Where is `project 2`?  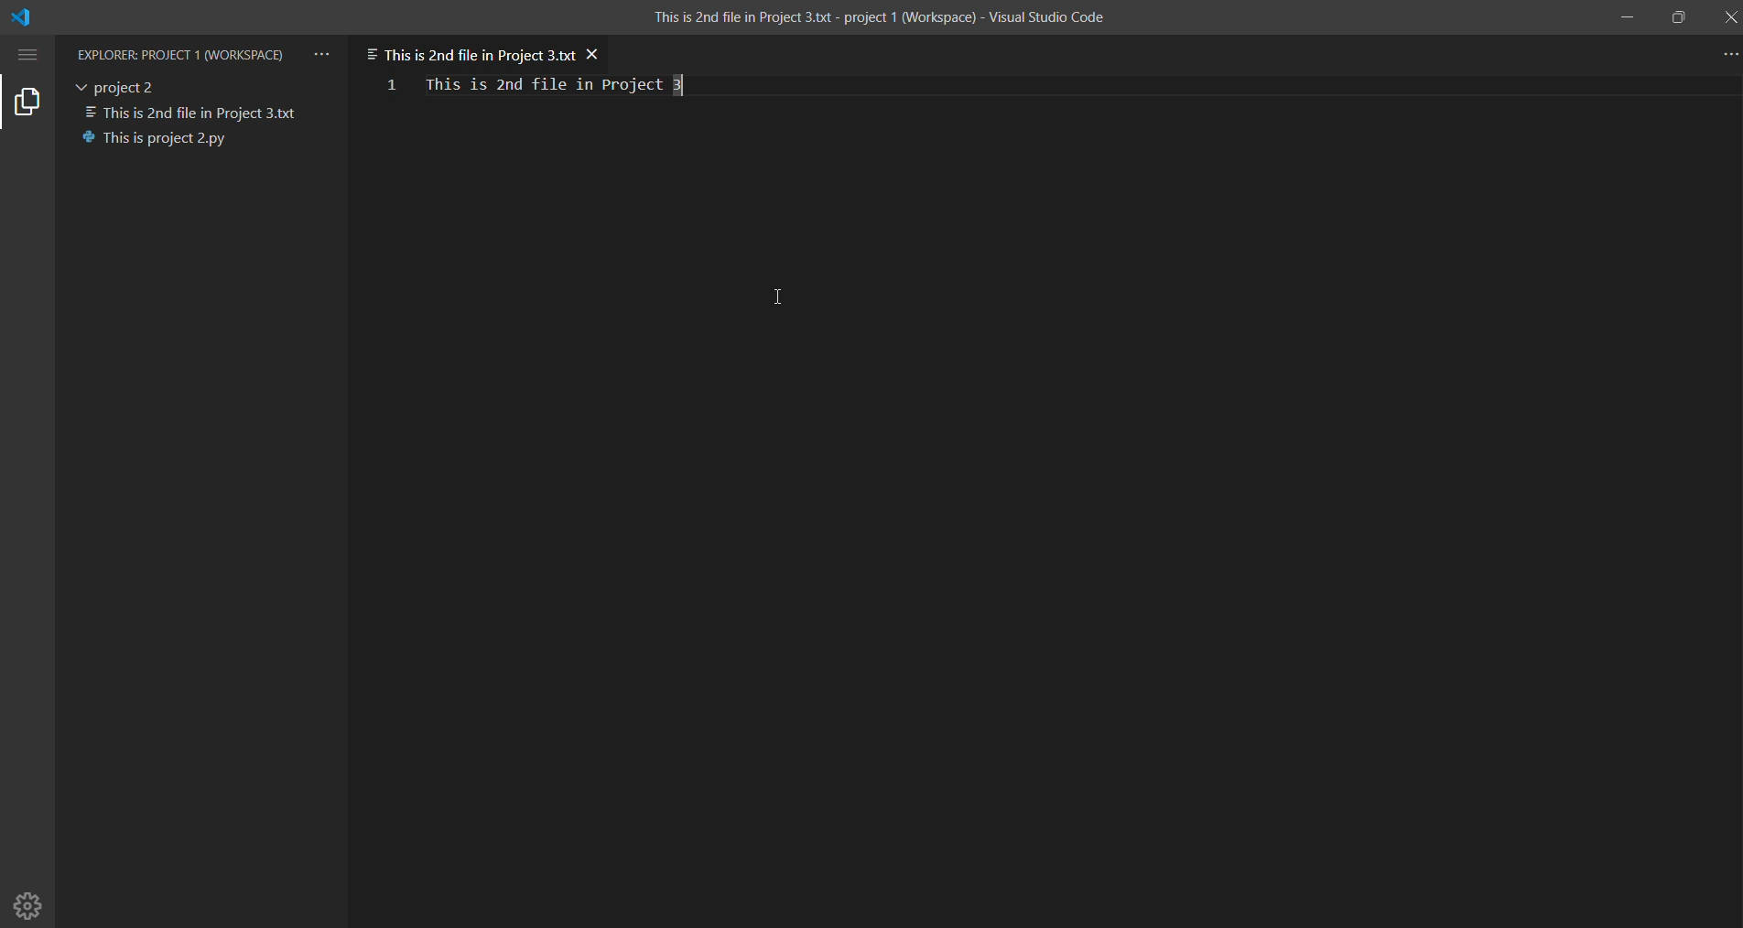 project 2 is located at coordinates (122, 84).